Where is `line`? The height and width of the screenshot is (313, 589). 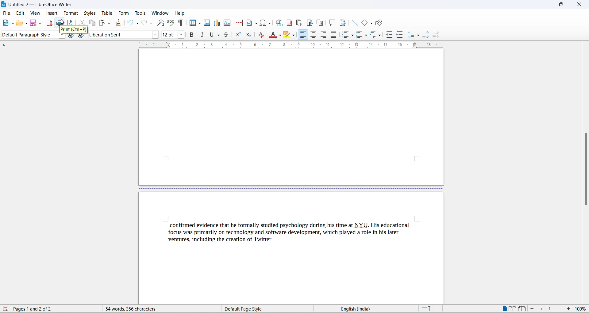 line is located at coordinates (356, 23).